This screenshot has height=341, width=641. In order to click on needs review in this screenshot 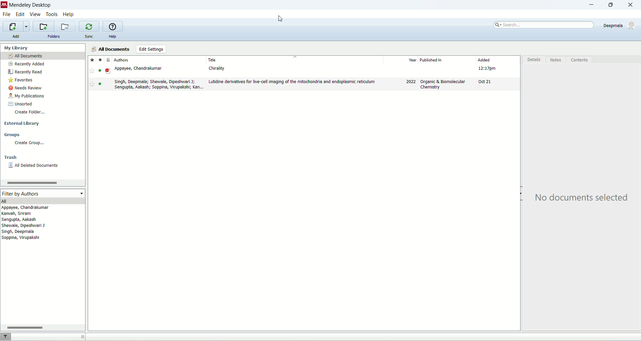, I will do `click(29, 88)`.